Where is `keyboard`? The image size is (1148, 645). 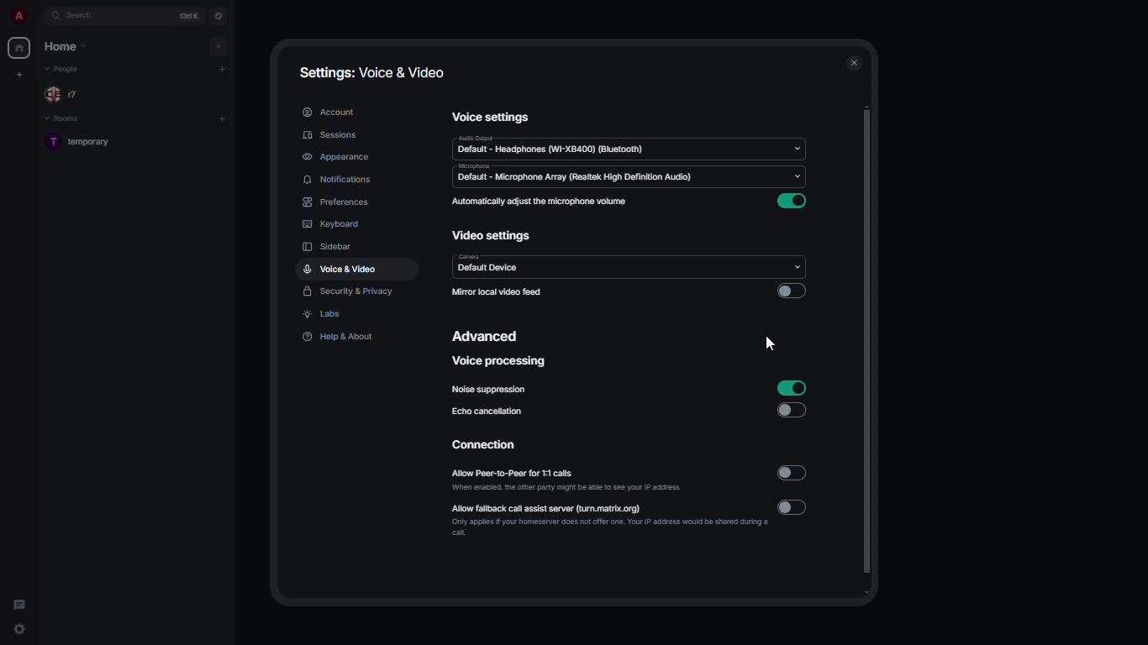
keyboard is located at coordinates (329, 225).